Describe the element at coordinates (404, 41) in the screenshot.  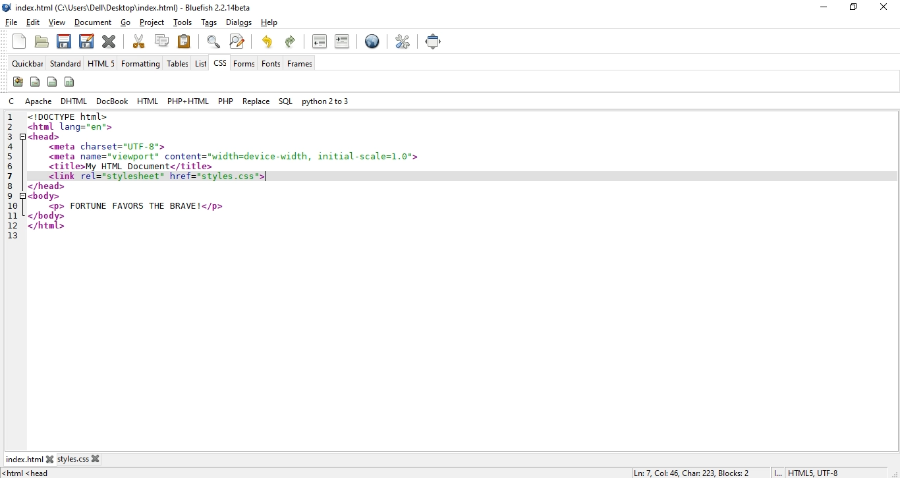
I see `edit preferences` at that location.